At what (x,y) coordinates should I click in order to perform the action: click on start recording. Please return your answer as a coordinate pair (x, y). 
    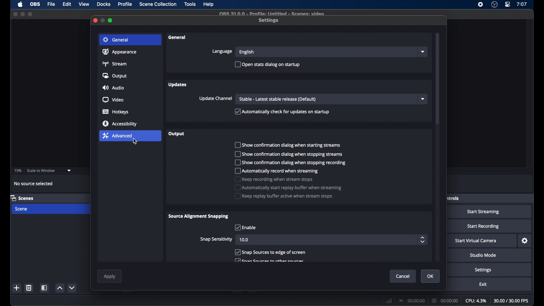
    Looking at the image, I should click on (483, 226).